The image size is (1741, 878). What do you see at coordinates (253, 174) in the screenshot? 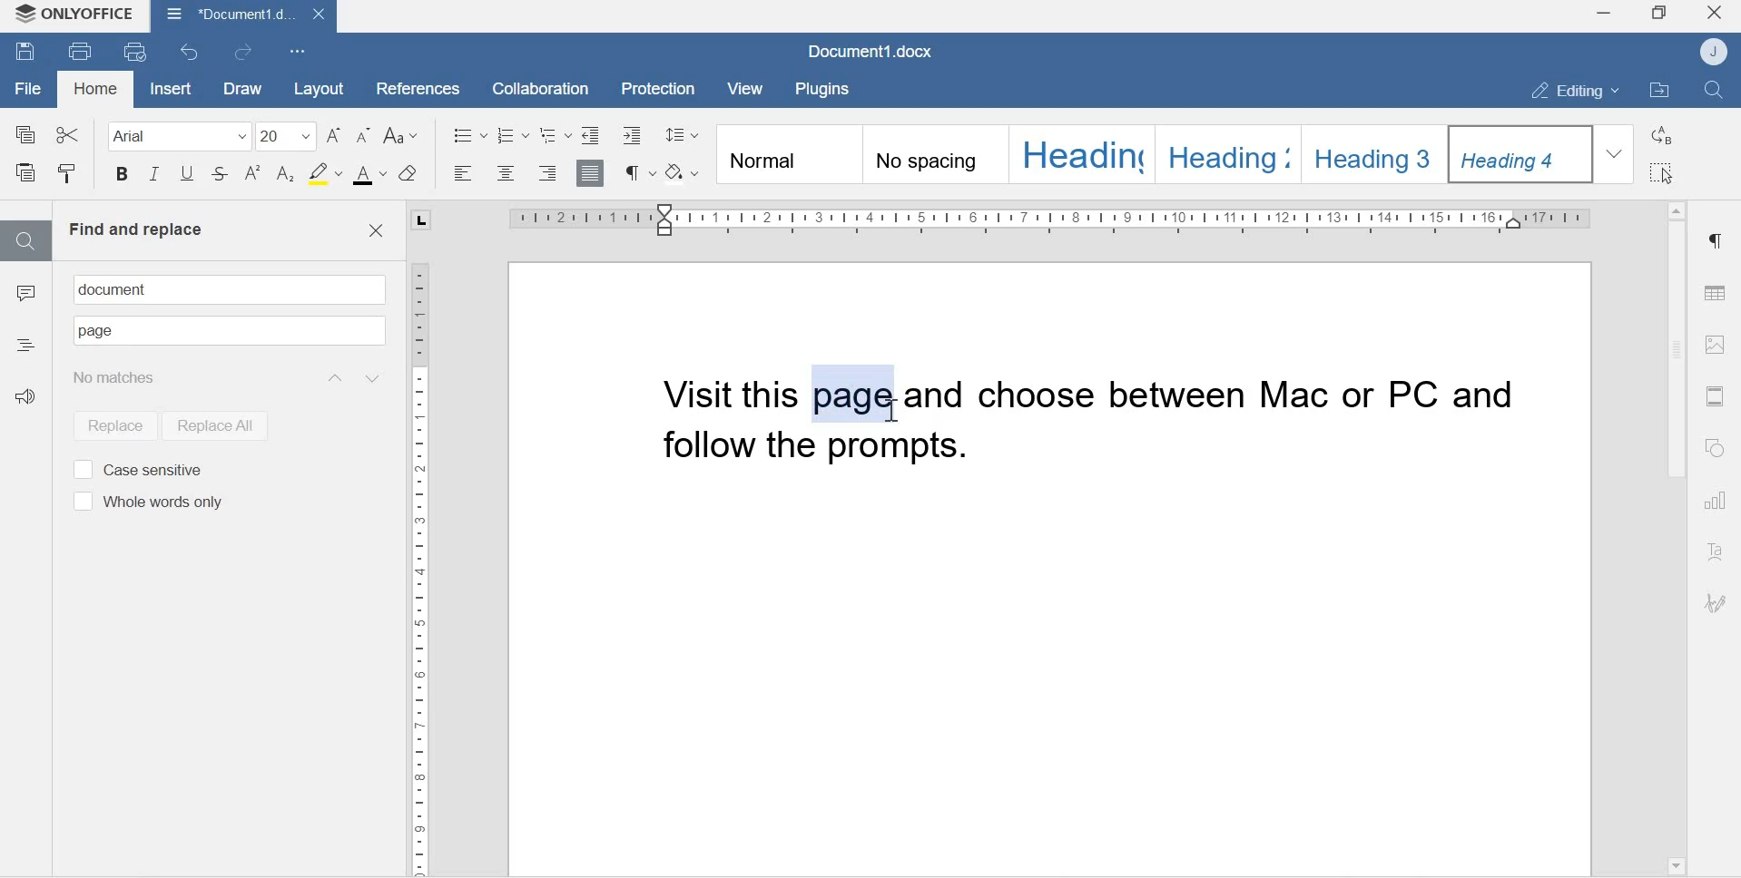
I see `Superscript` at bounding box center [253, 174].